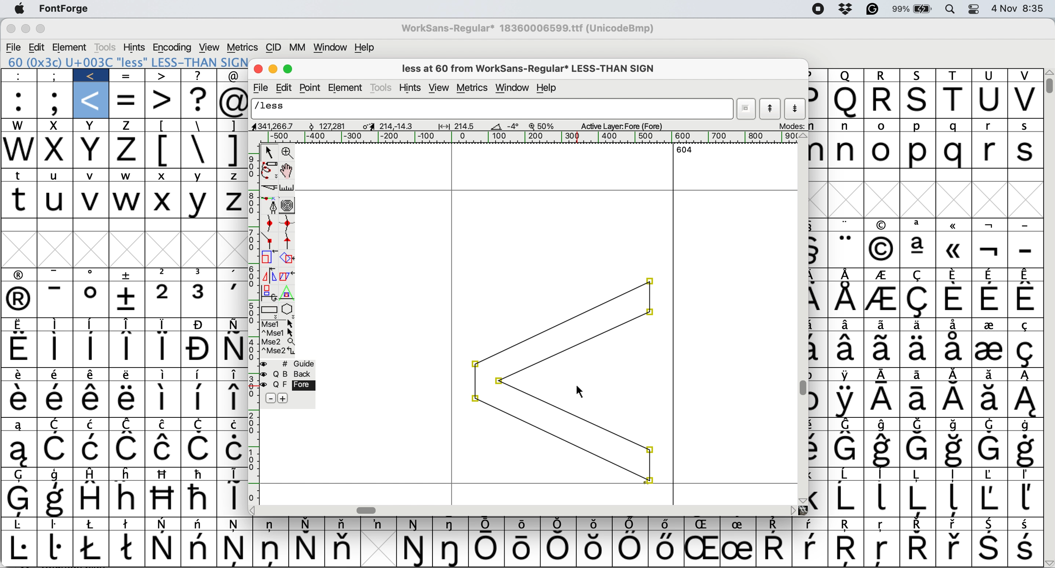 This screenshot has height=568, width=1055. What do you see at coordinates (797, 109) in the screenshot?
I see `show next letter` at bounding box center [797, 109].